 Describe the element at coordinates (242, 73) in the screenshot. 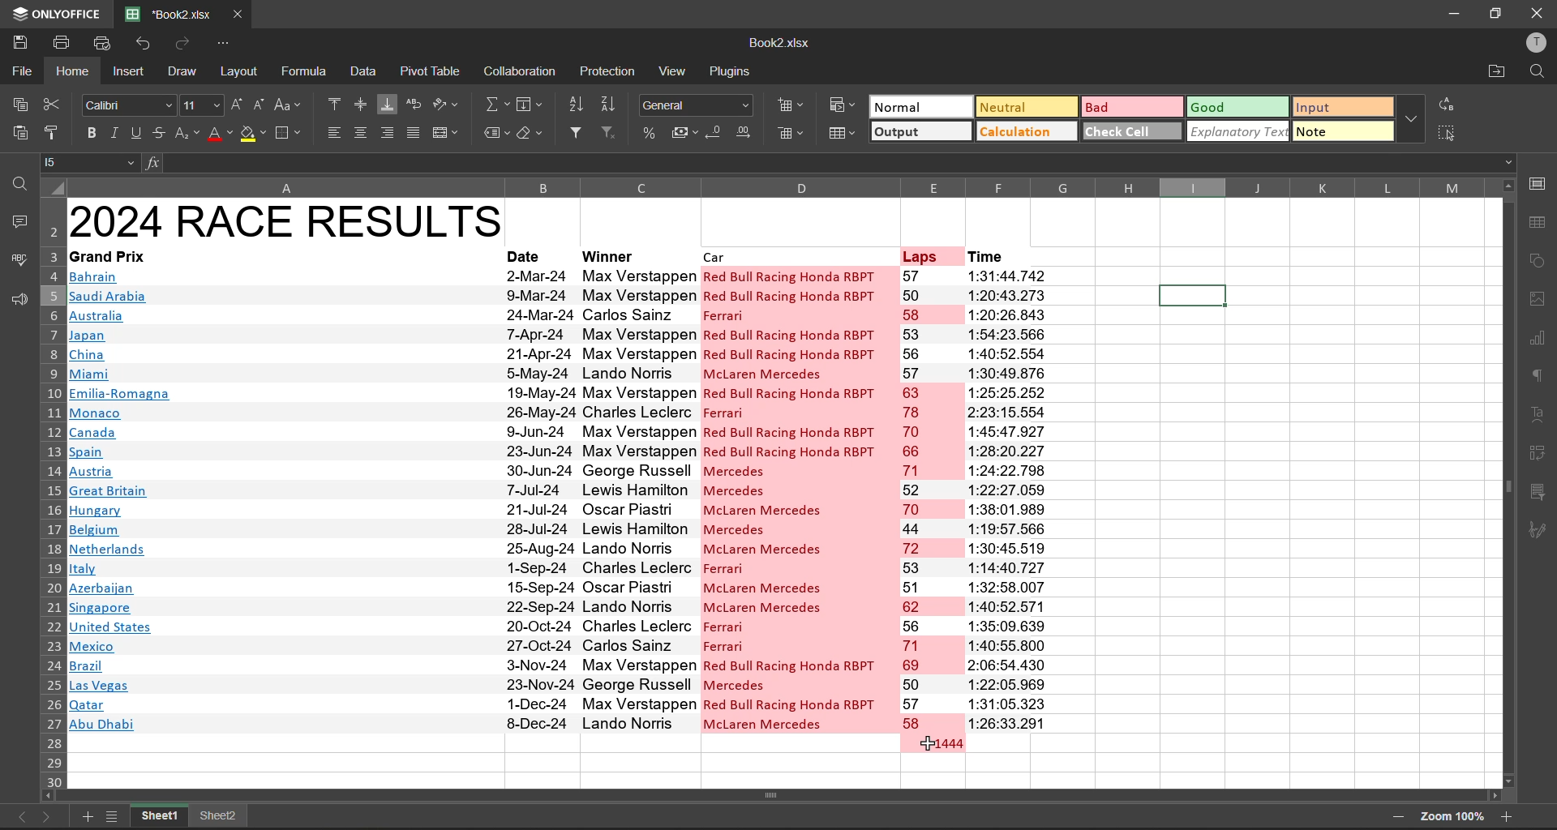

I see `layout` at that location.